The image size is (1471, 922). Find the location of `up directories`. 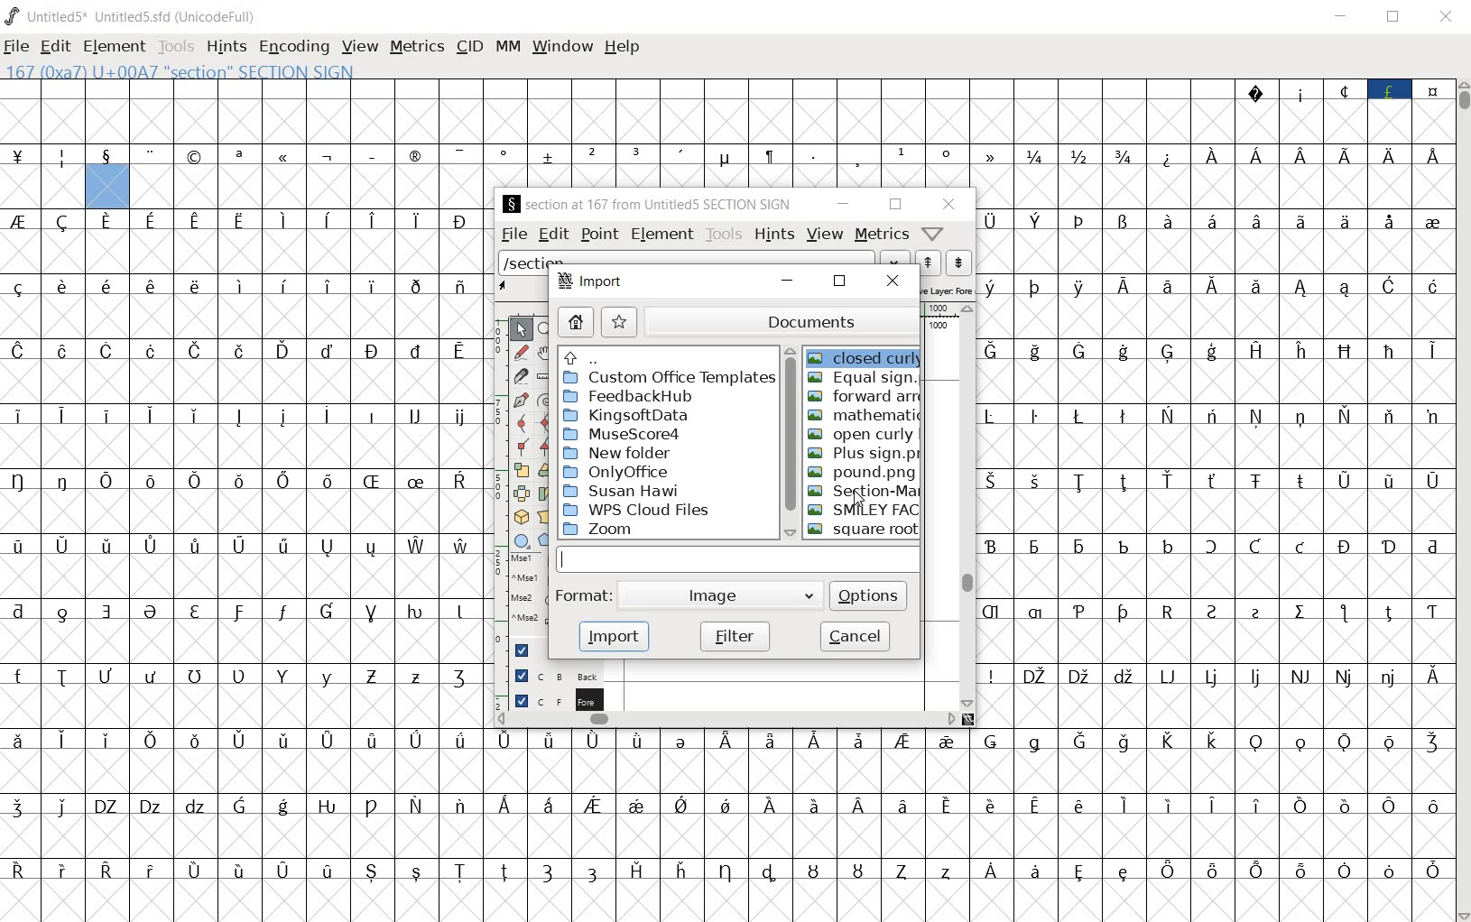

up directories is located at coordinates (668, 357).